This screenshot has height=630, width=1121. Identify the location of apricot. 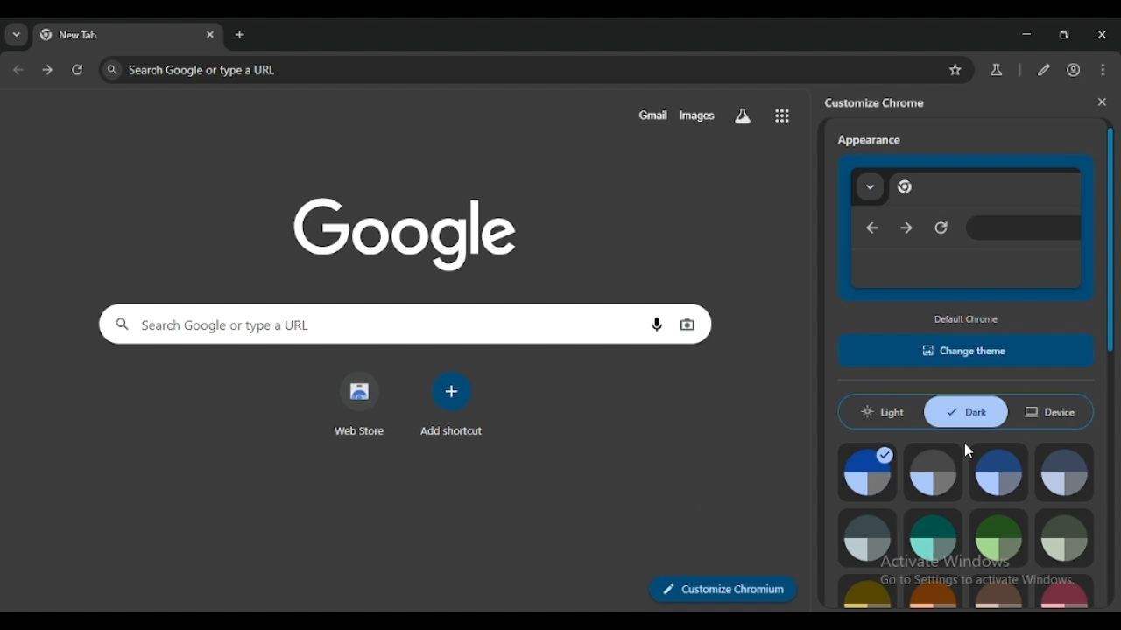
(999, 593).